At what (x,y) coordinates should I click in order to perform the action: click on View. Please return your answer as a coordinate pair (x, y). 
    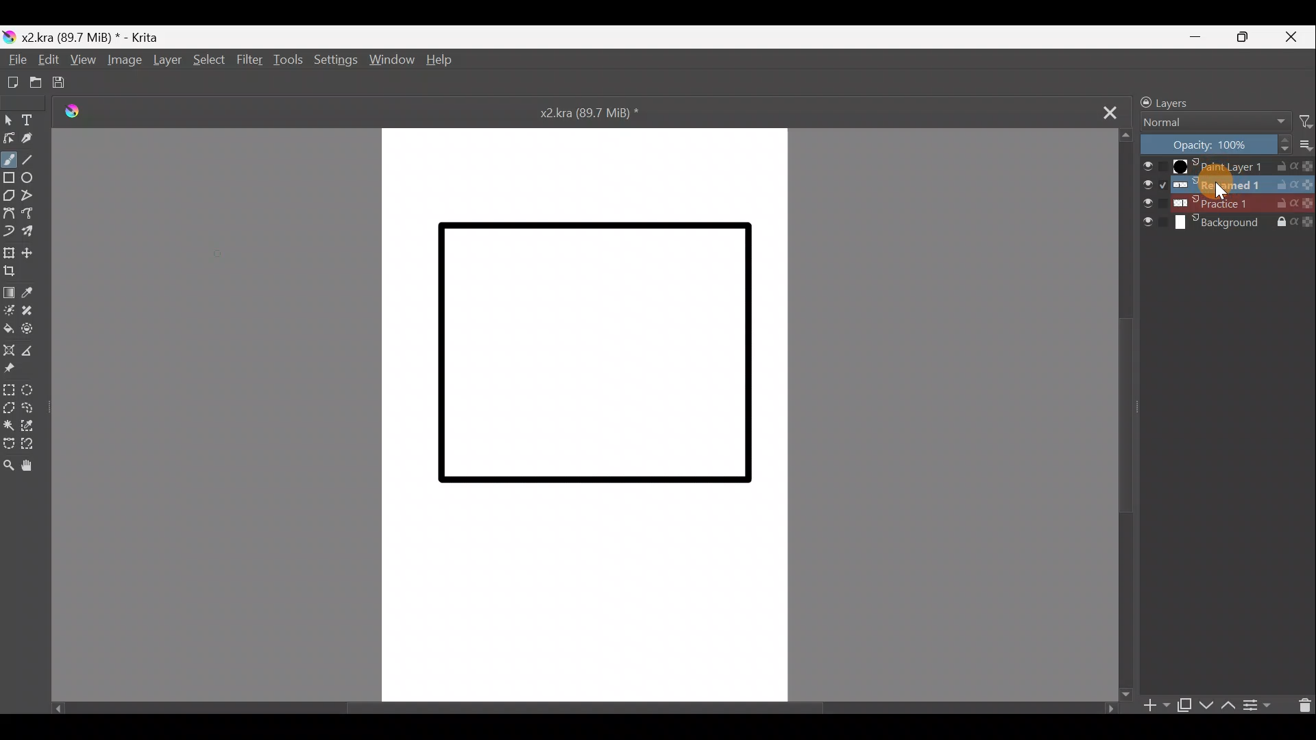
    Looking at the image, I should click on (86, 61).